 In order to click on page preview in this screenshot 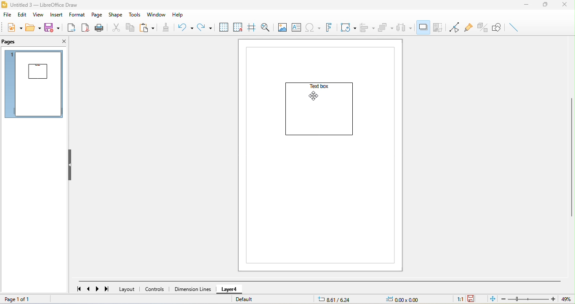, I will do `click(35, 85)`.